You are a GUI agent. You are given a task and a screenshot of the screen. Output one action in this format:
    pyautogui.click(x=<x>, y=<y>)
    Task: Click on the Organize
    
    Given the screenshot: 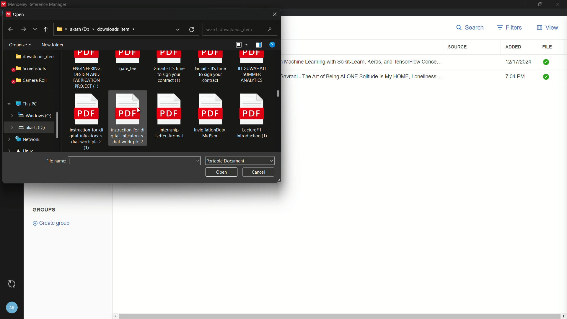 What is the action you would take?
    pyautogui.click(x=18, y=44)
    